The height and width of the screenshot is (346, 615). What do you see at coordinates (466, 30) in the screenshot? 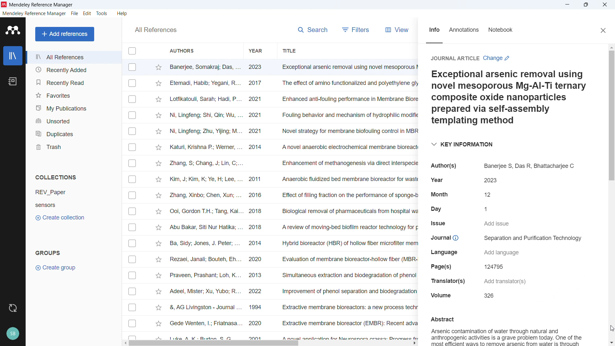
I see `annotations` at bounding box center [466, 30].